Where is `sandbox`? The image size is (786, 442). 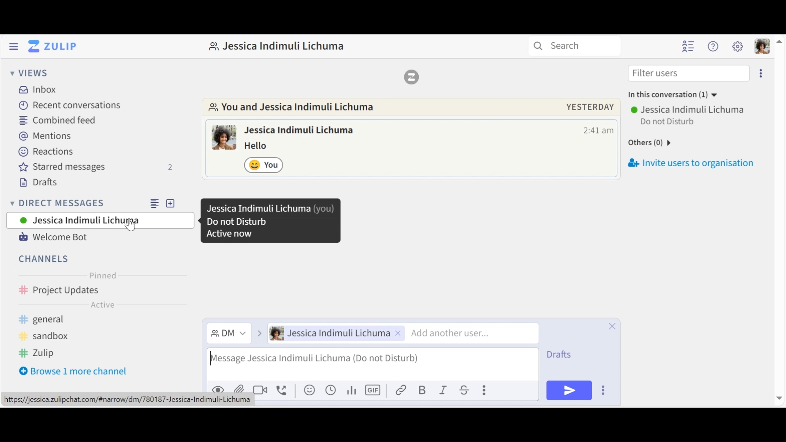 sandbox is located at coordinates (54, 336).